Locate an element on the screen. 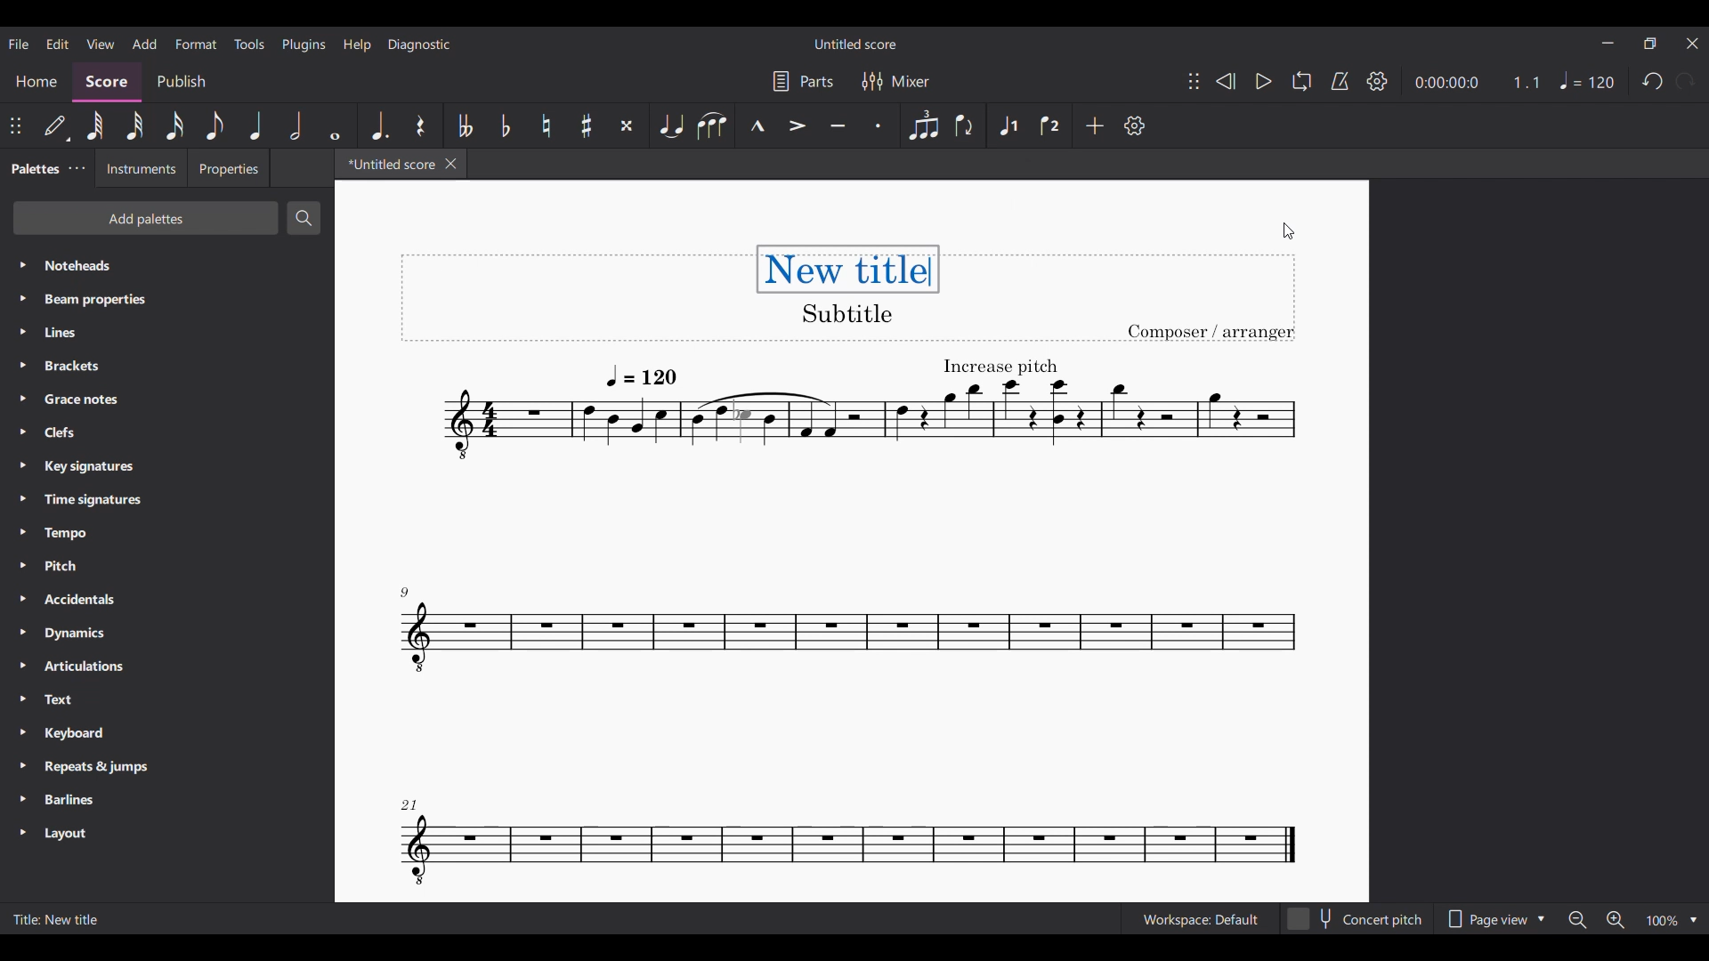 The height and width of the screenshot is (961, 1709). Toggle double flat is located at coordinates (463, 125).